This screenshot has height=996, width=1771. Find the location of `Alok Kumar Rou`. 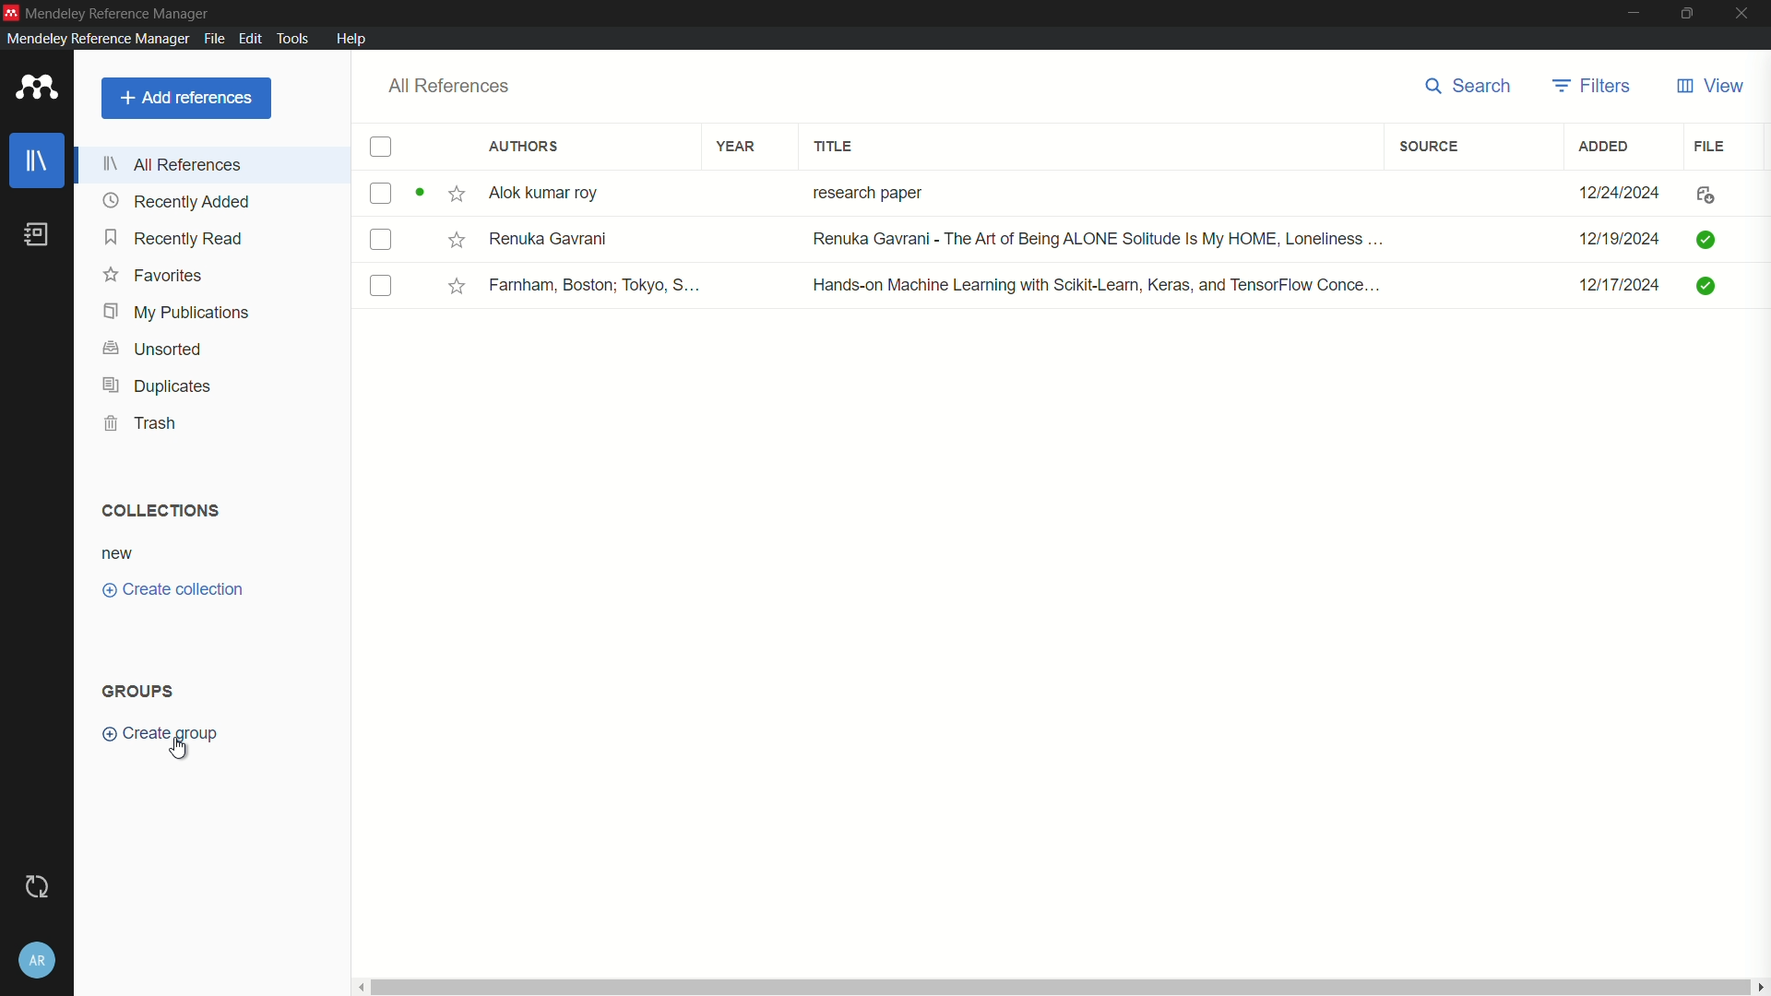

Alok Kumar Rou is located at coordinates (550, 195).